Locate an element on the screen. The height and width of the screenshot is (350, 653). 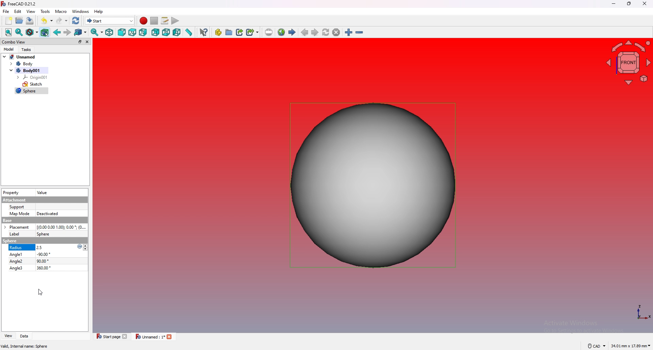
dimensions is located at coordinates (631, 346).